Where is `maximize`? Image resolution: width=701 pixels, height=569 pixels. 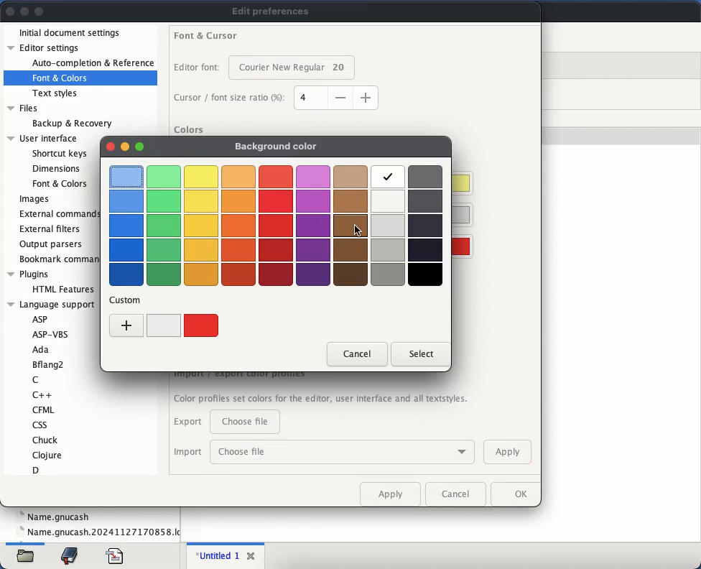 maximize is located at coordinates (40, 12).